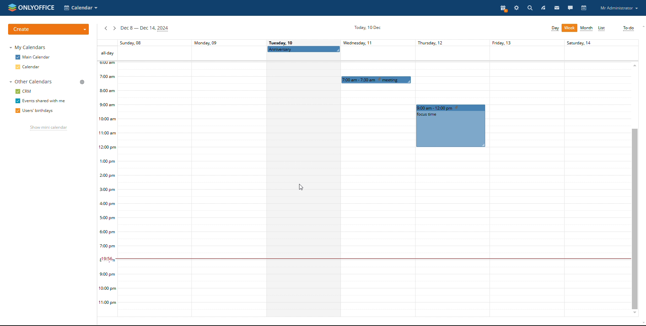  What do you see at coordinates (28, 91) in the screenshot?
I see `crm` at bounding box center [28, 91].